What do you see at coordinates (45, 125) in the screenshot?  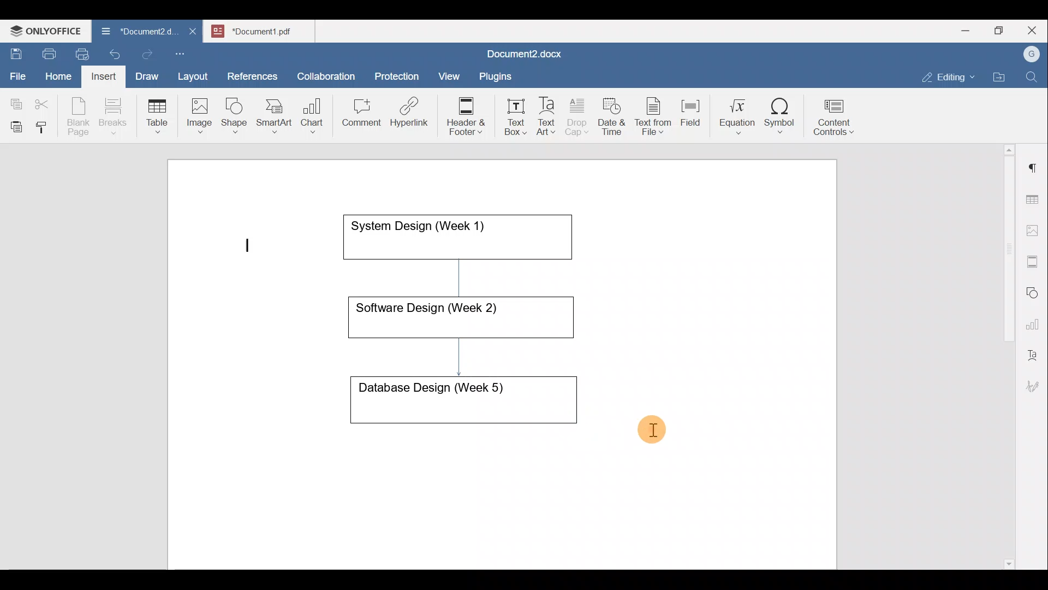 I see `Copy style` at bounding box center [45, 125].